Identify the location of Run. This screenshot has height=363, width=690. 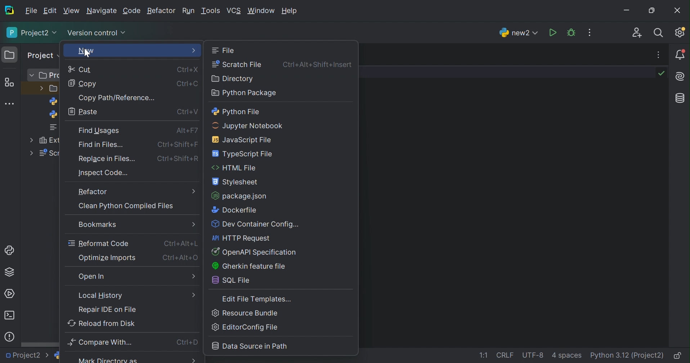
(552, 32).